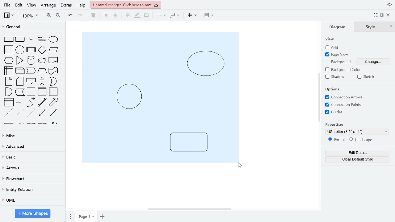  I want to click on portrait, so click(336, 140).